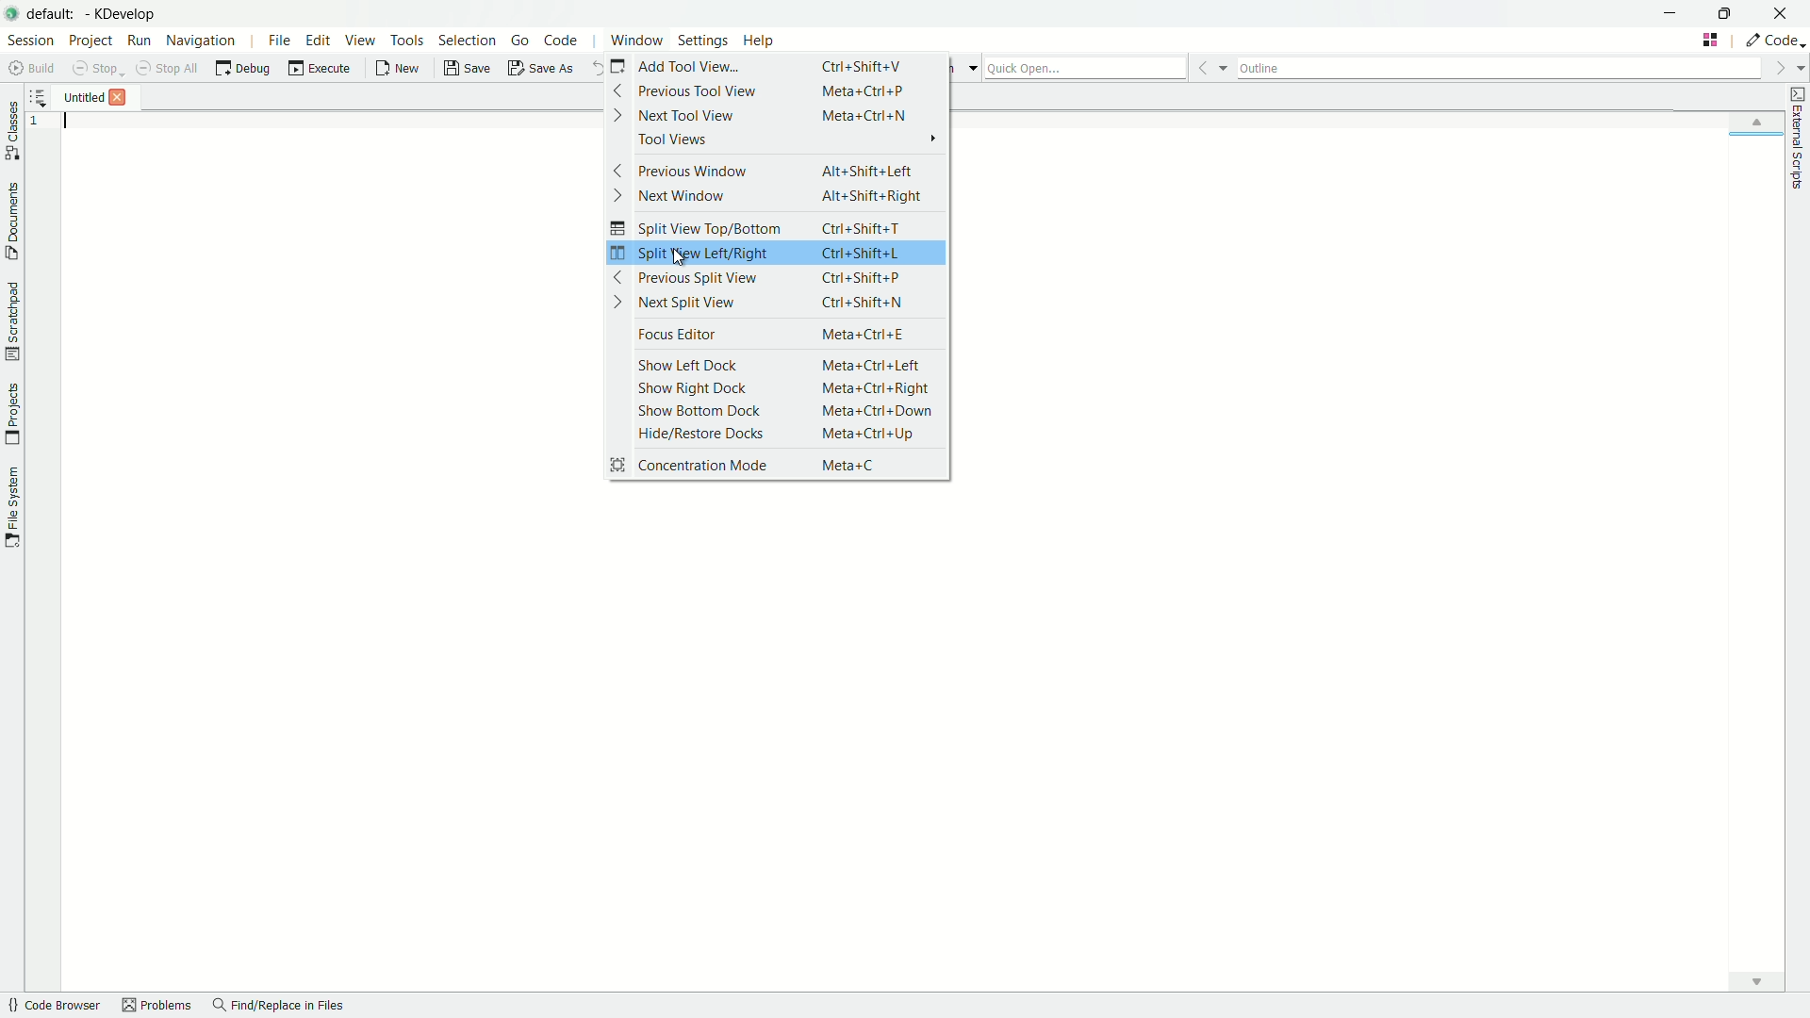 The image size is (1810, 1018). Describe the element at coordinates (714, 332) in the screenshot. I see `focus editor` at that location.